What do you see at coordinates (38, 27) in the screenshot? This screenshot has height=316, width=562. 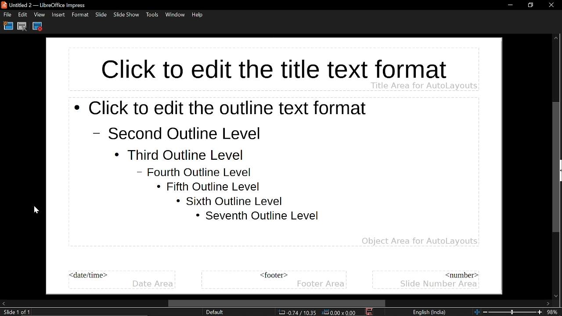 I see `Close Master view` at bounding box center [38, 27].